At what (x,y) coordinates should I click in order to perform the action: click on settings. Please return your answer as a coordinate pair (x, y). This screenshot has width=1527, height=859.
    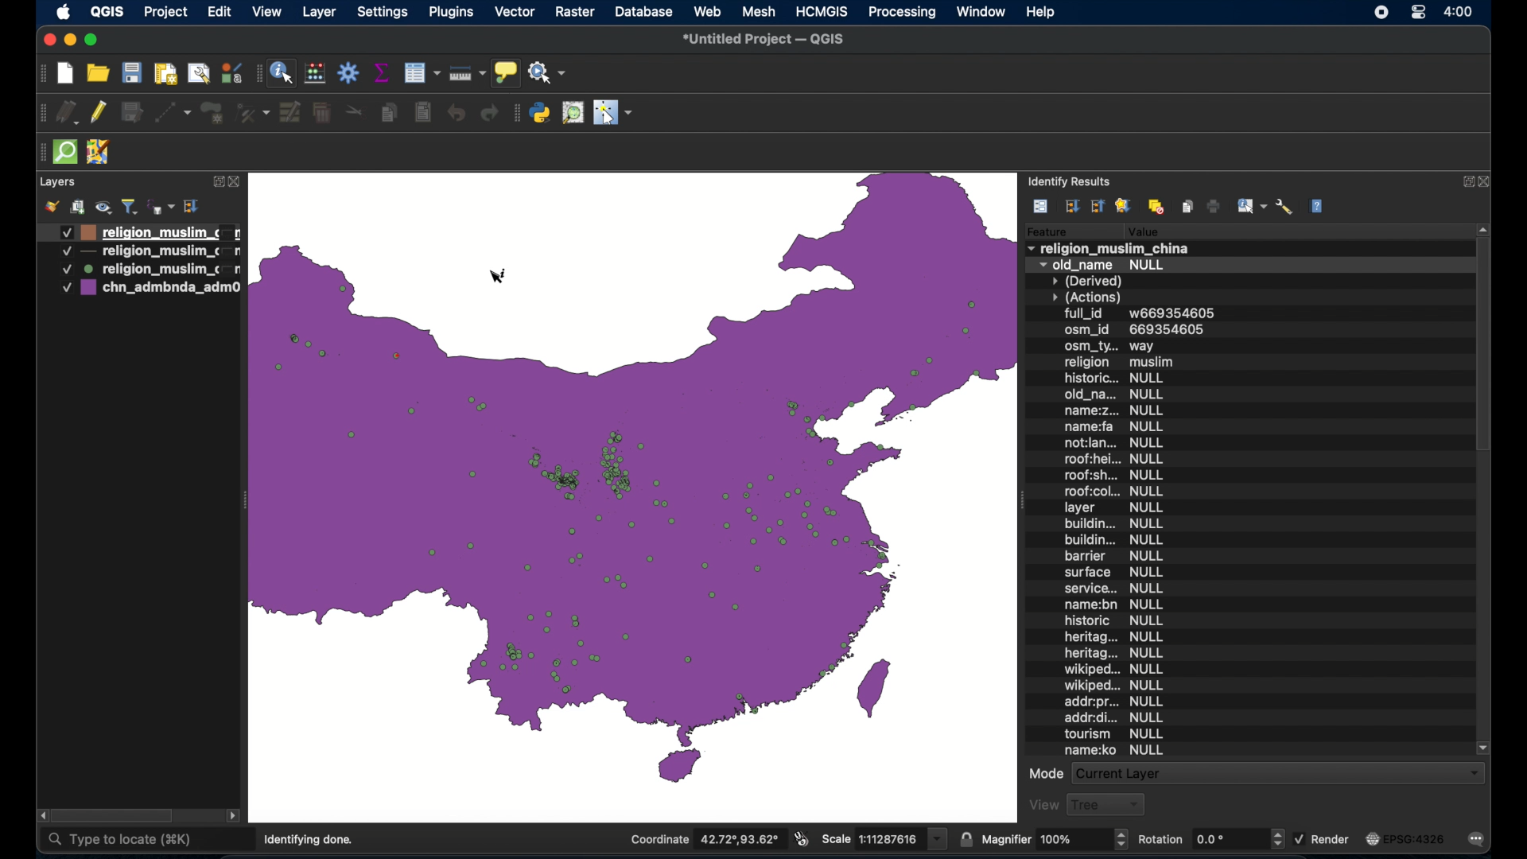
    Looking at the image, I should click on (383, 13).